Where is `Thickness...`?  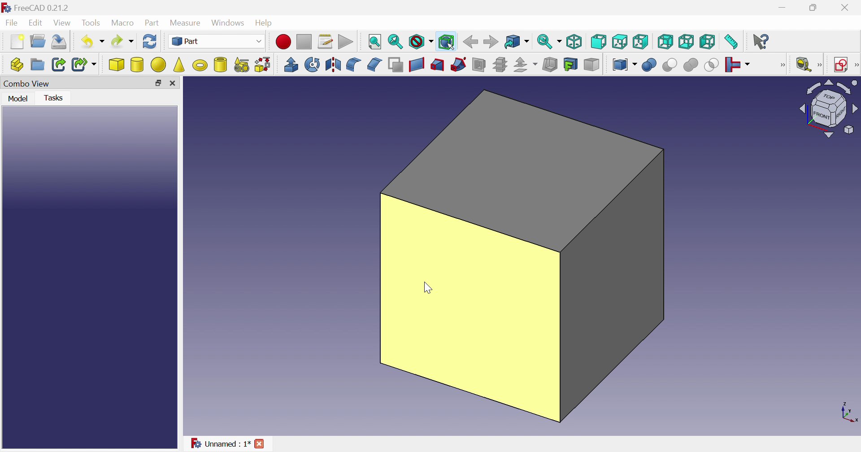
Thickness... is located at coordinates (550, 65).